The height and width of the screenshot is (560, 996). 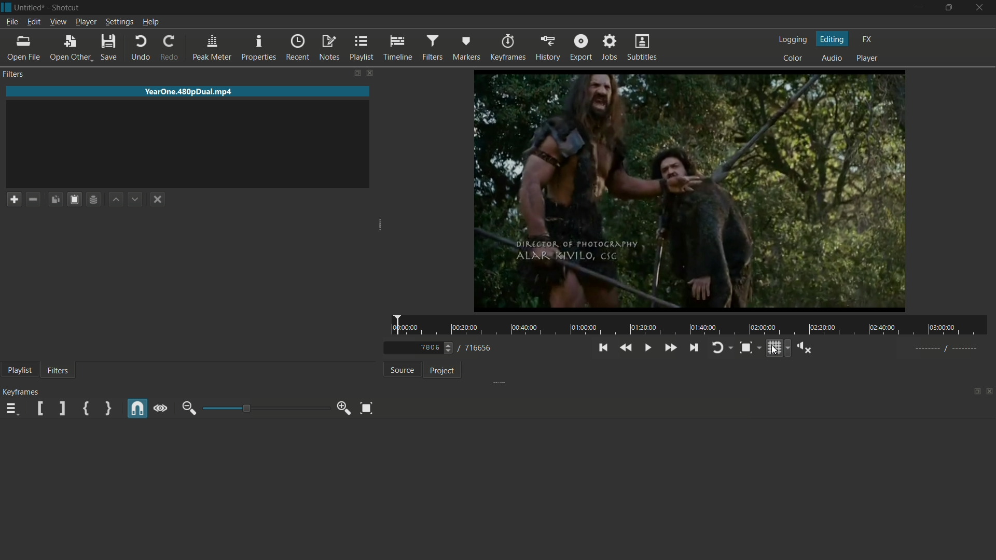 I want to click on export, so click(x=580, y=48).